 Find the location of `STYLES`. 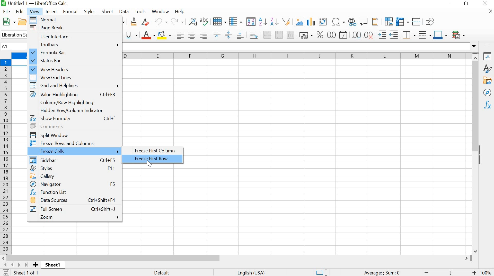

STYLES is located at coordinates (487, 69).